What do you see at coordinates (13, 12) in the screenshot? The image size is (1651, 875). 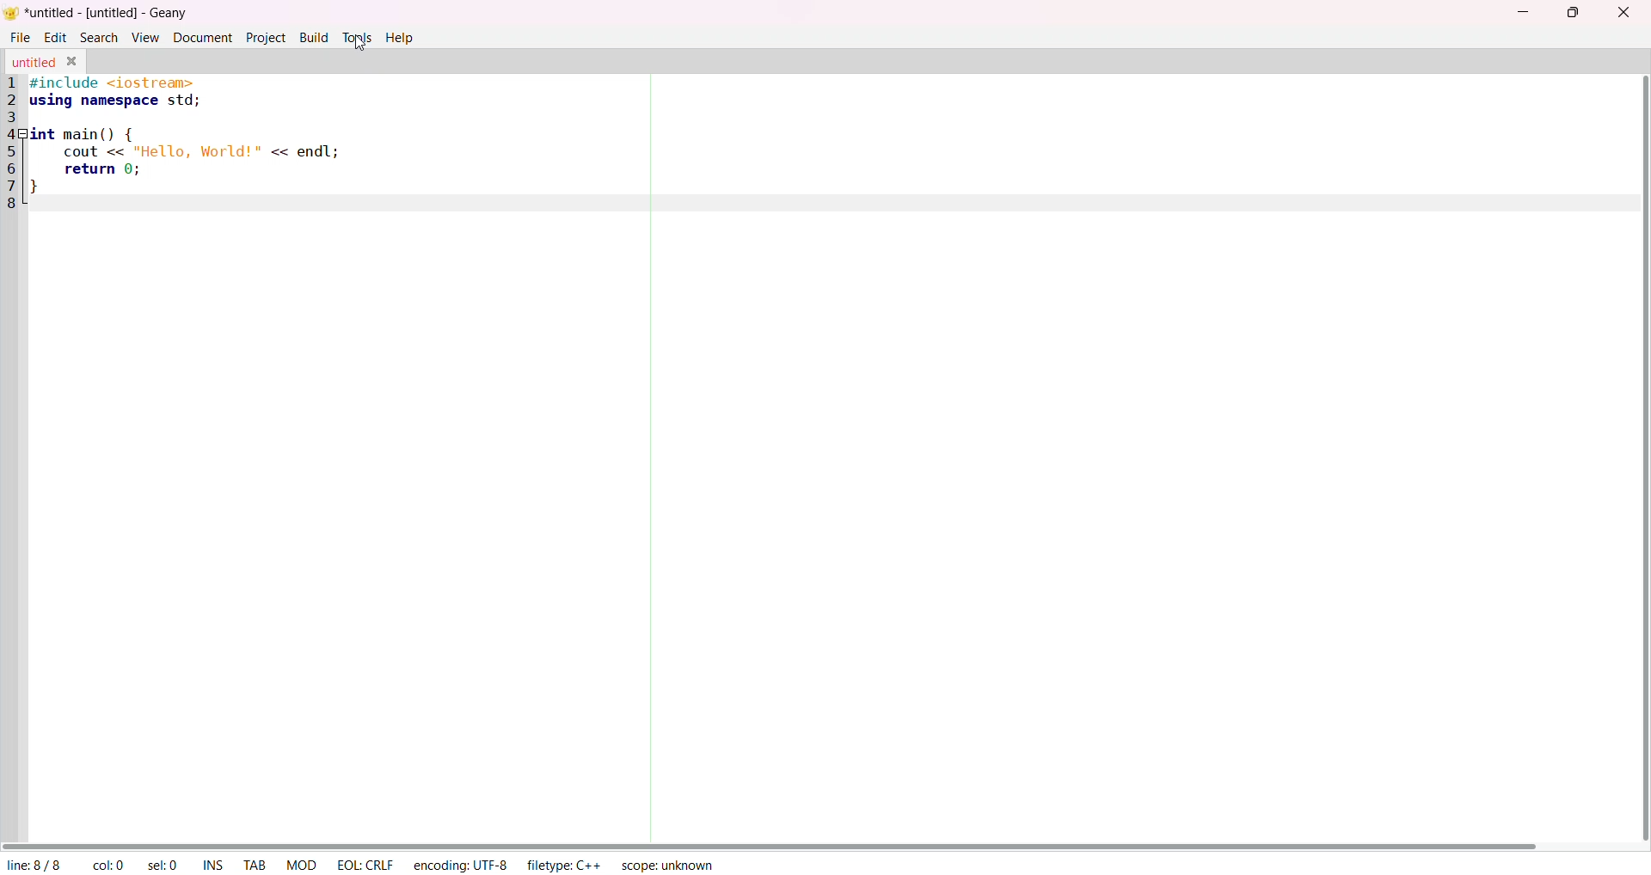 I see `logo` at bounding box center [13, 12].